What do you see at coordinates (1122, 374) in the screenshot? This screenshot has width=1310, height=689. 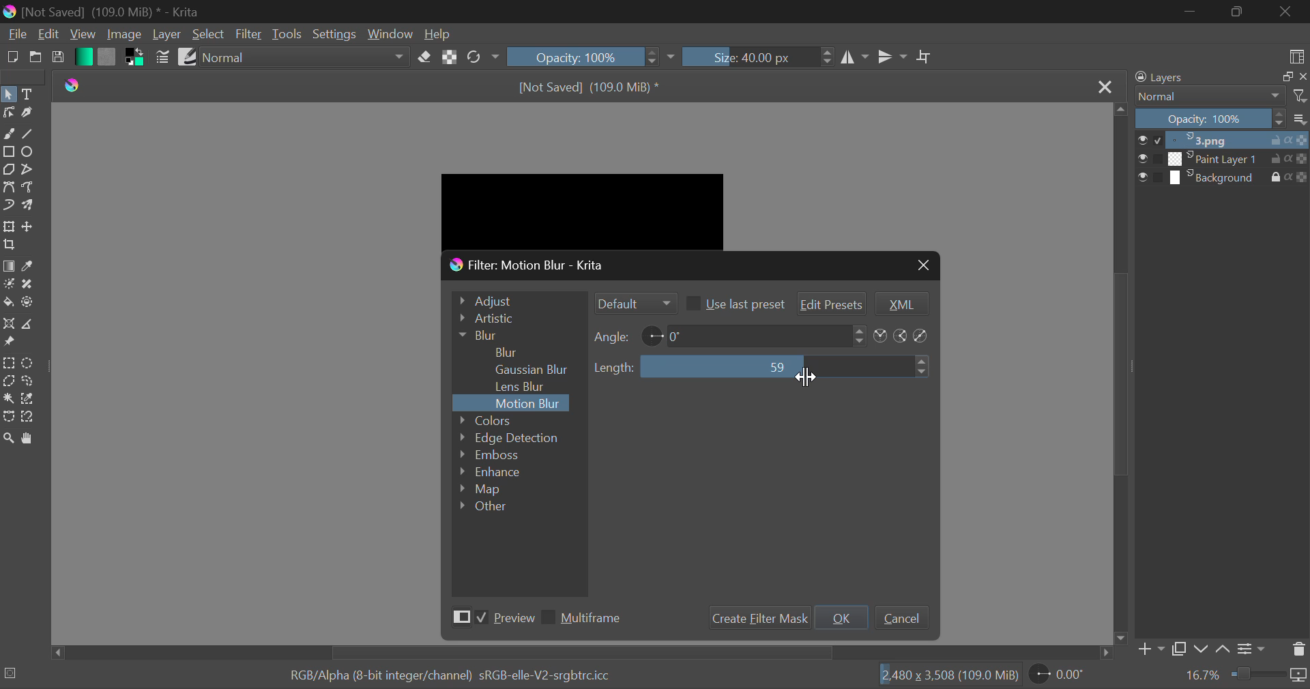 I see `Scroll Bar` at bounding box center [1122, 374].